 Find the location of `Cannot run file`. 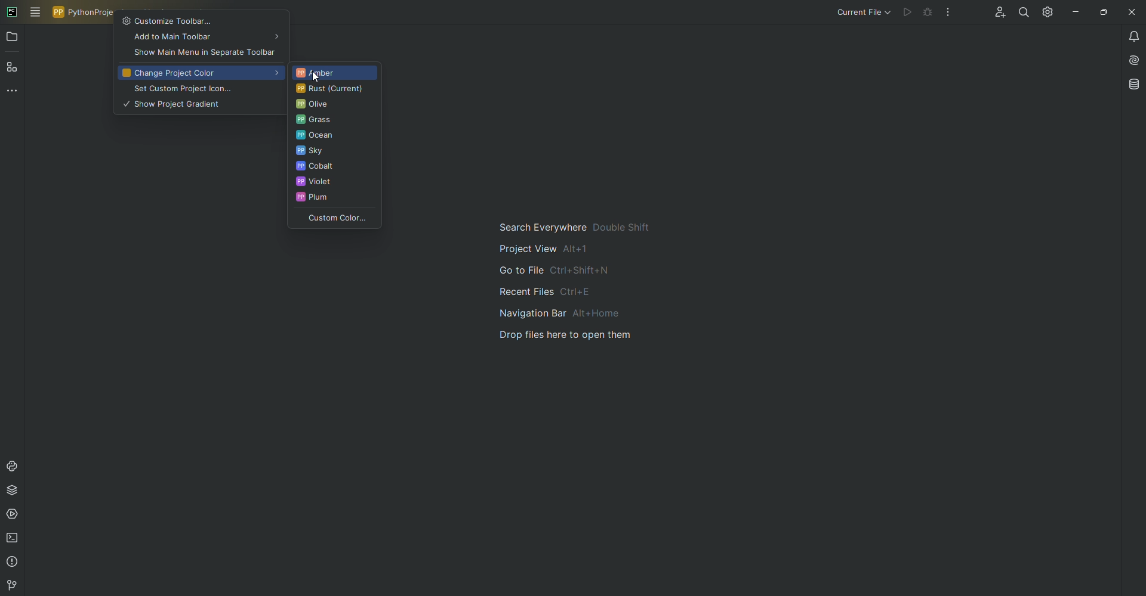

Cannot run file is located at coordinates (909, 13).